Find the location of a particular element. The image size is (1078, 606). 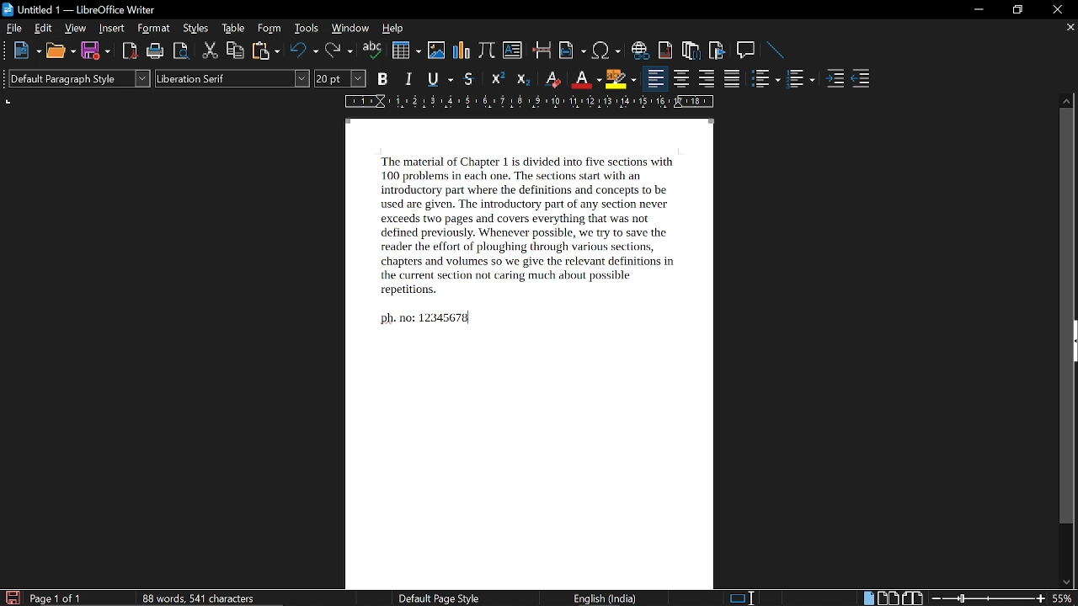

tools is located at coordinates (306, 29).